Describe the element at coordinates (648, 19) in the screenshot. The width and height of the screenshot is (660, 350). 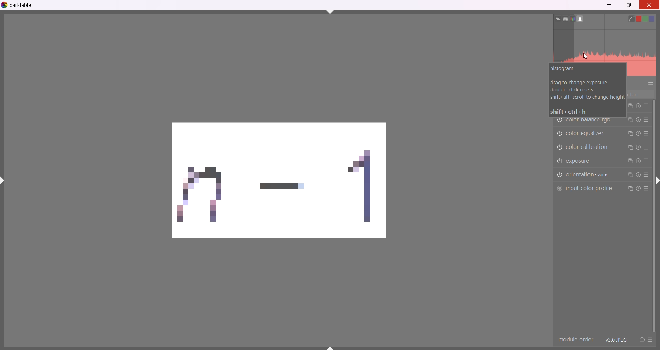
I see `green` at that location.